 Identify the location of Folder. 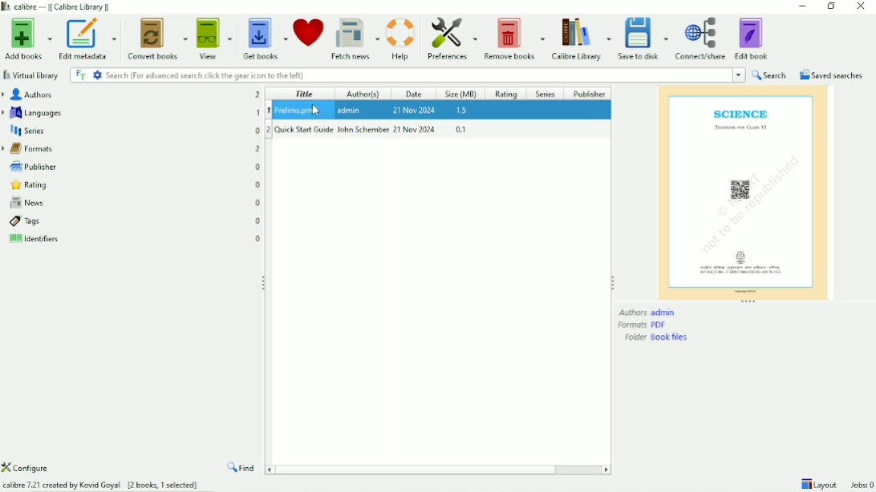
(658, 337).